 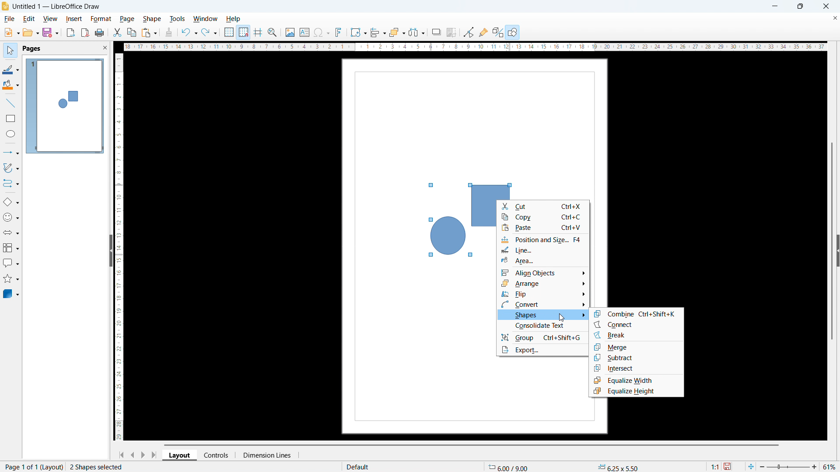 What do you see at coordinates (178, 18) in the screenshot?
I see `tools` at bounding box center [178, 18].